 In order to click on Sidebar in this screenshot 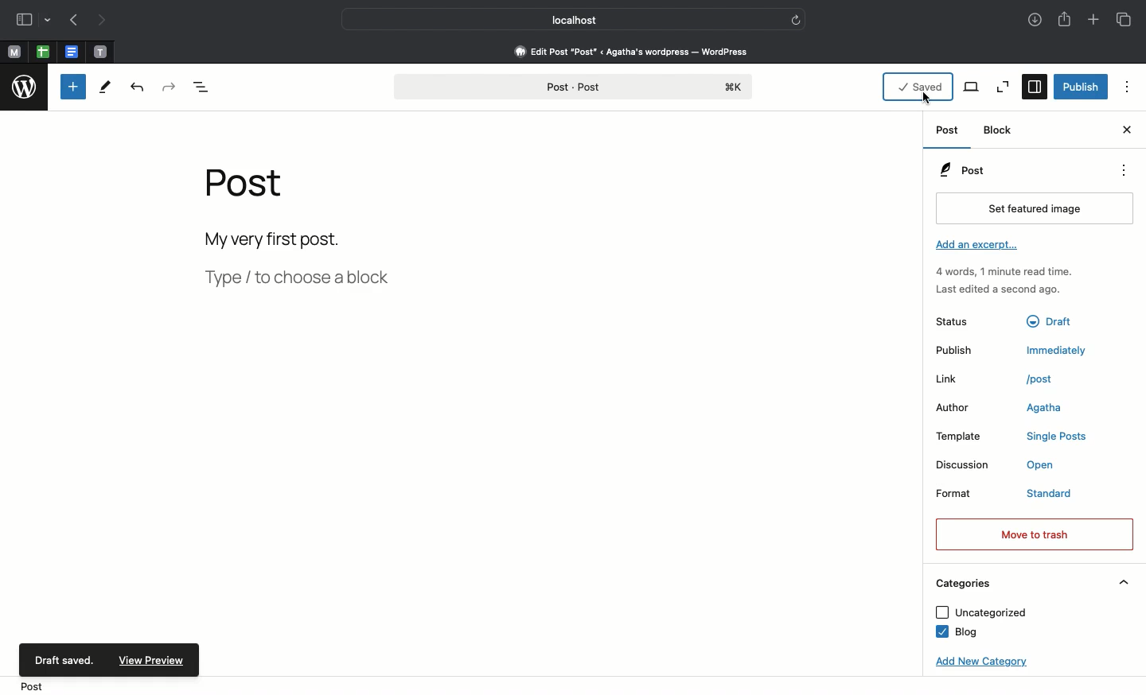, I will do `click(1035, 87)`.